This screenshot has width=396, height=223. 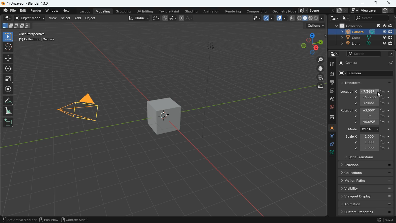 What do you see at coordinates (8, 122) in the screenshot?
I see `new` at bounding box center [8, 122].